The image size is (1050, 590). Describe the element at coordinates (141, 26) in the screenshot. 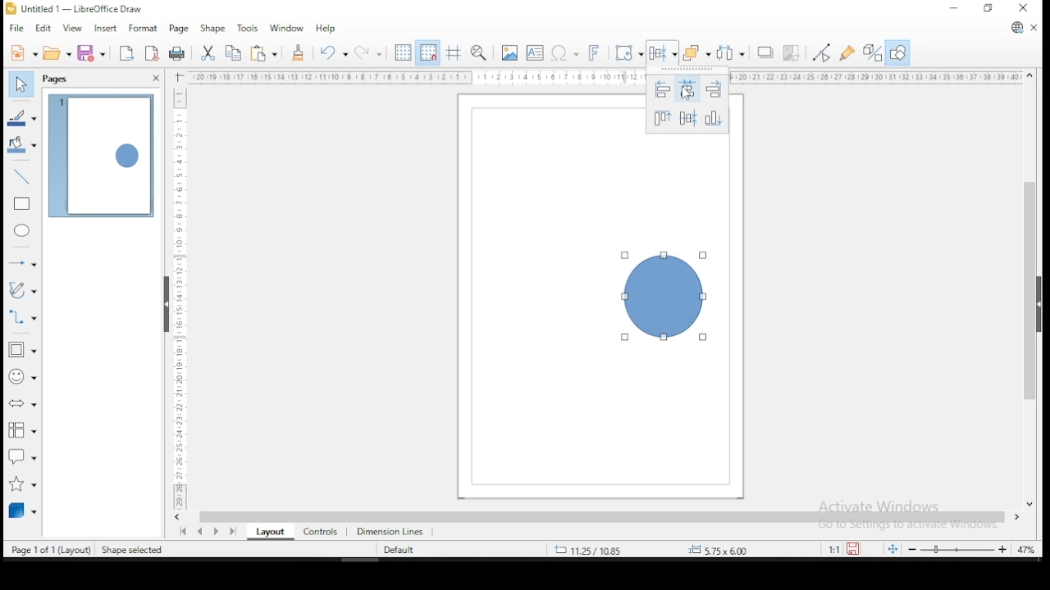

I see `format` at that location.